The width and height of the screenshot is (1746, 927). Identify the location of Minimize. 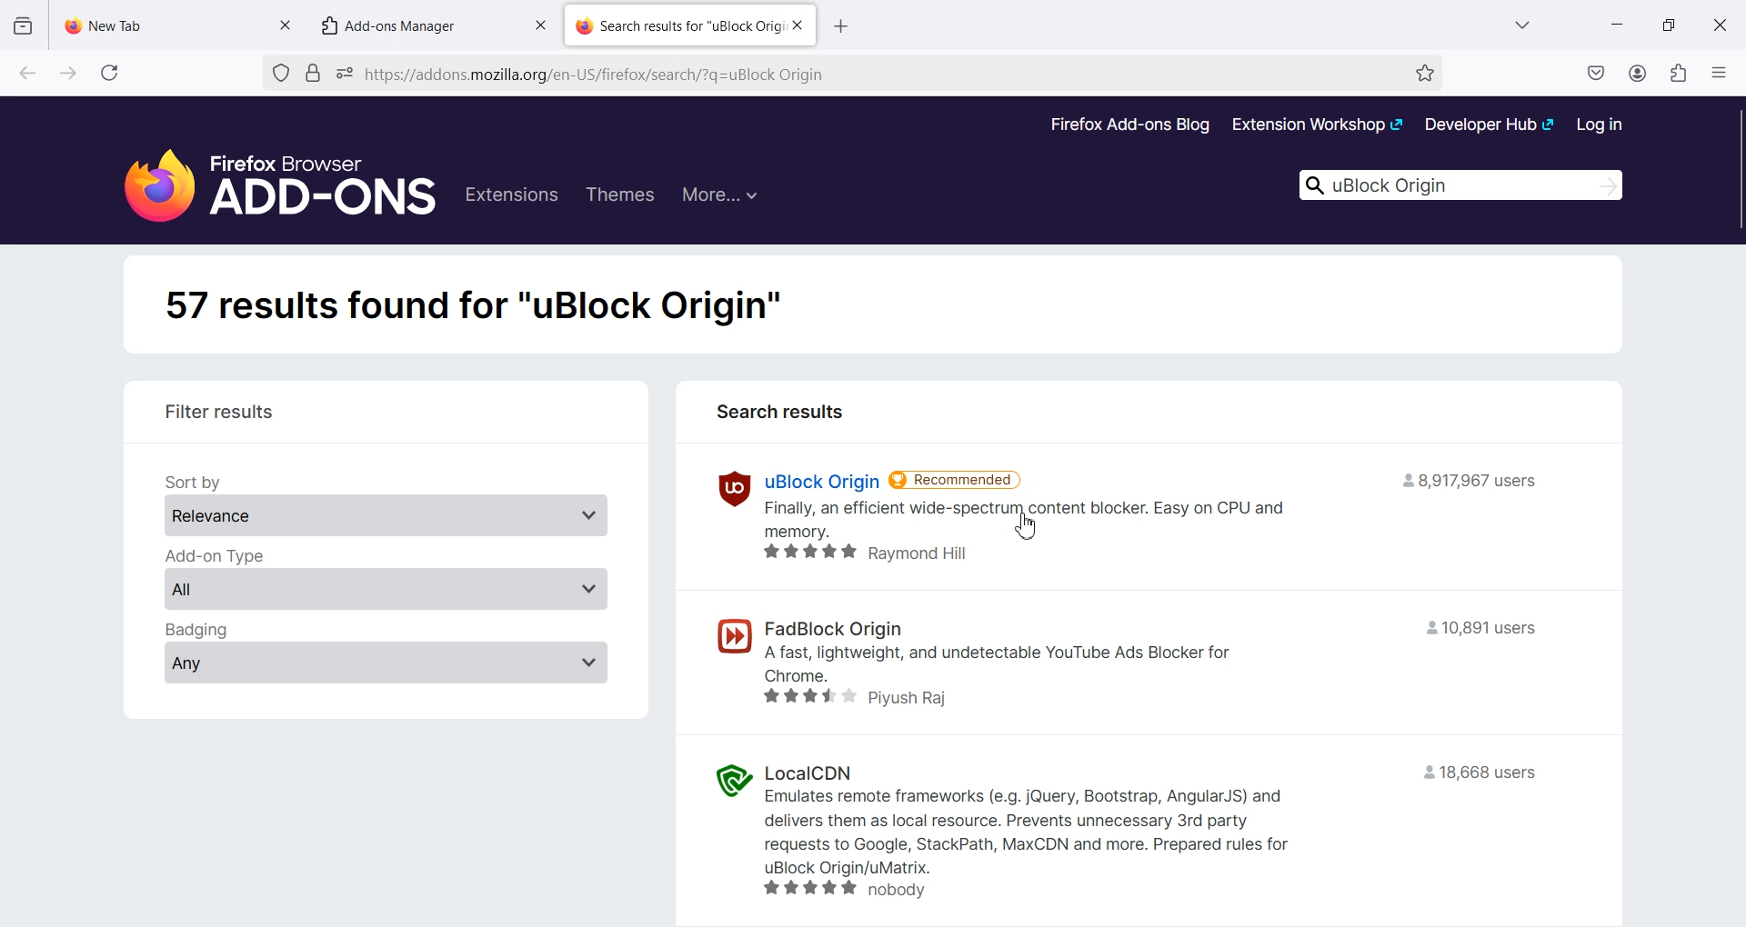
(1617, 25).